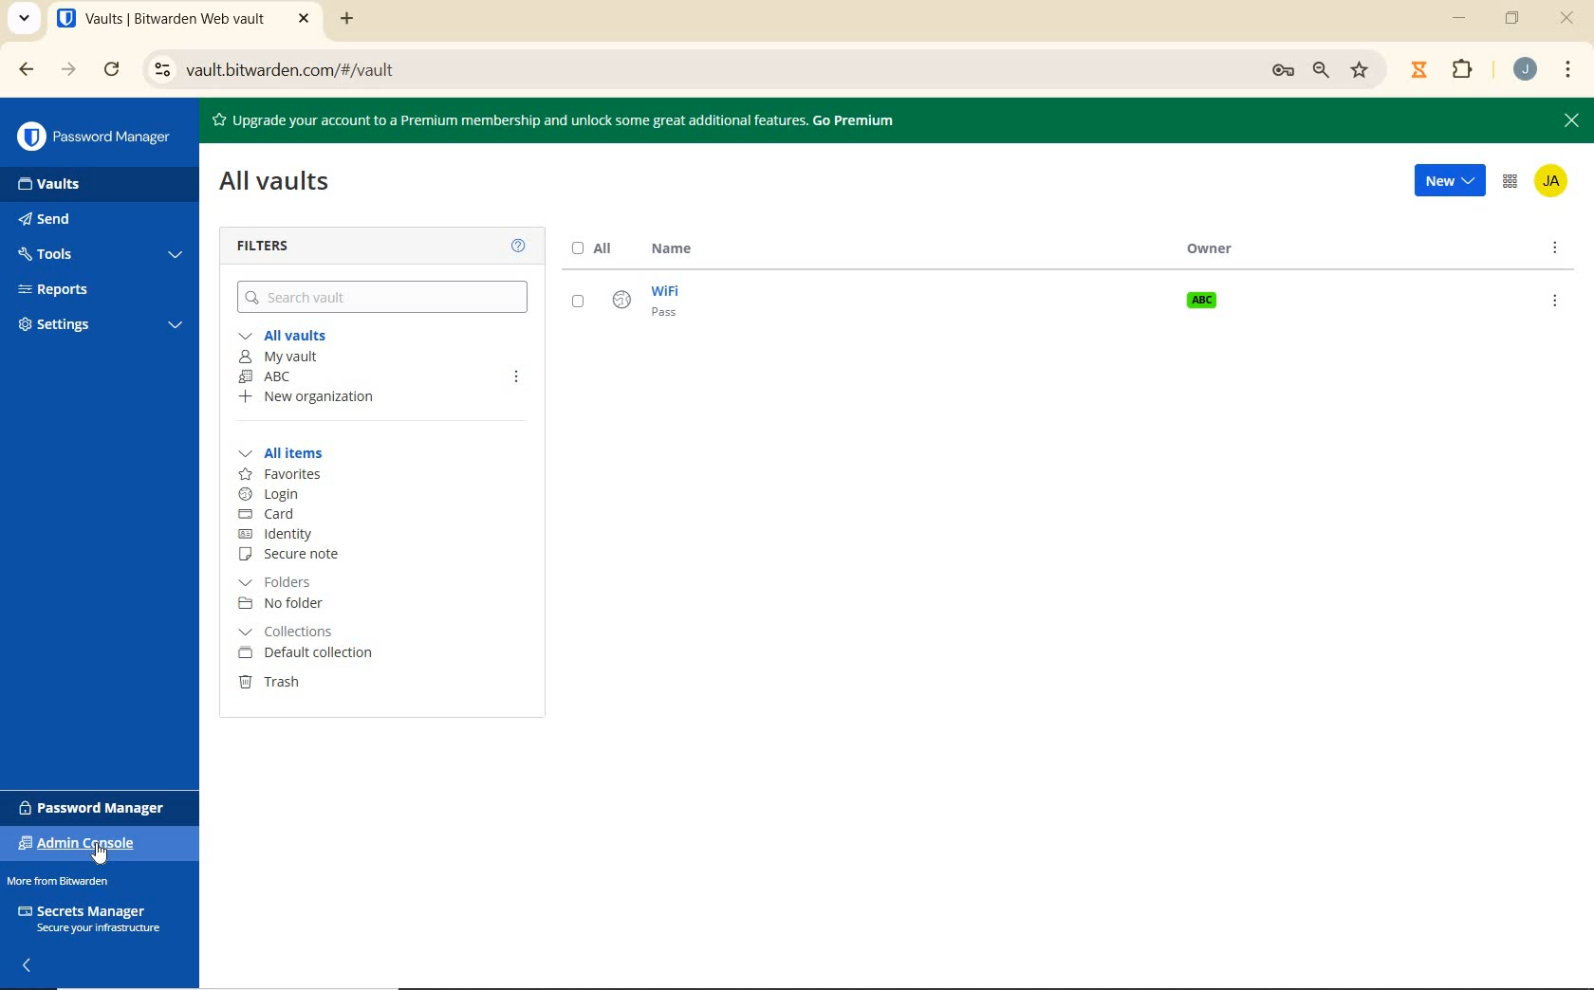 This screenshot has height=990, width=1594. What do you see at coordinates (287, 336) in the screenshot?
I see `ALL VAULTS` at bounding box center [287, 336].